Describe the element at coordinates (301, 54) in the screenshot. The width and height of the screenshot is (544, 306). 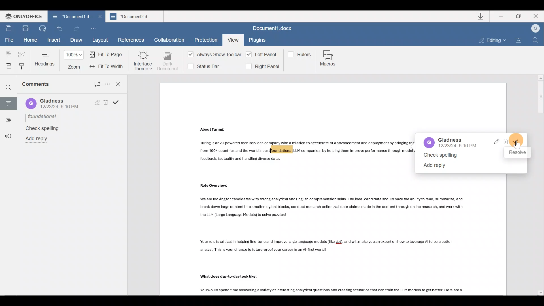
I see `Rulers` at that location.